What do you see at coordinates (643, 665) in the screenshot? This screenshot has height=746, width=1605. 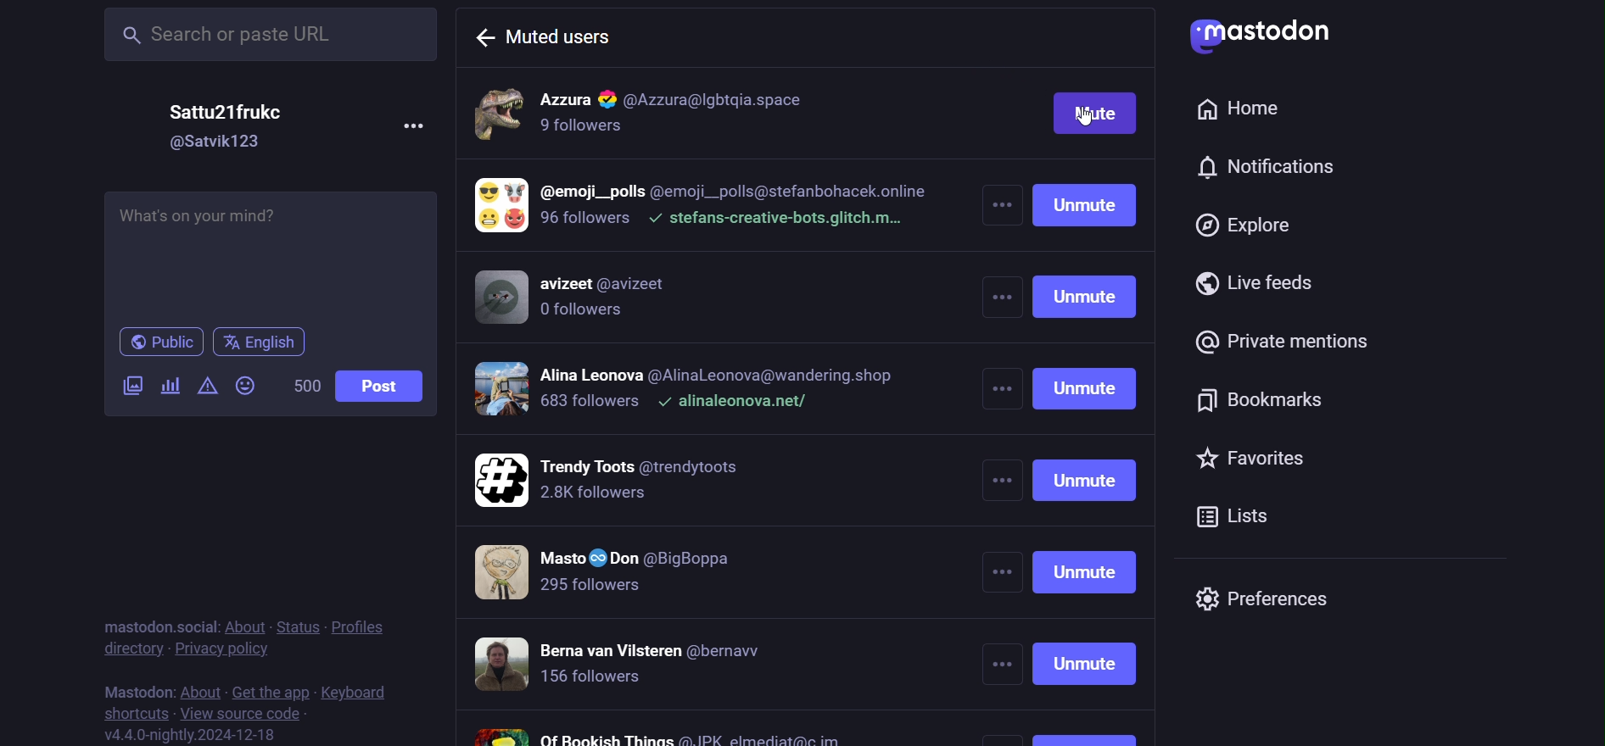 I see `muted user 7` at bounding box center [643, 665].